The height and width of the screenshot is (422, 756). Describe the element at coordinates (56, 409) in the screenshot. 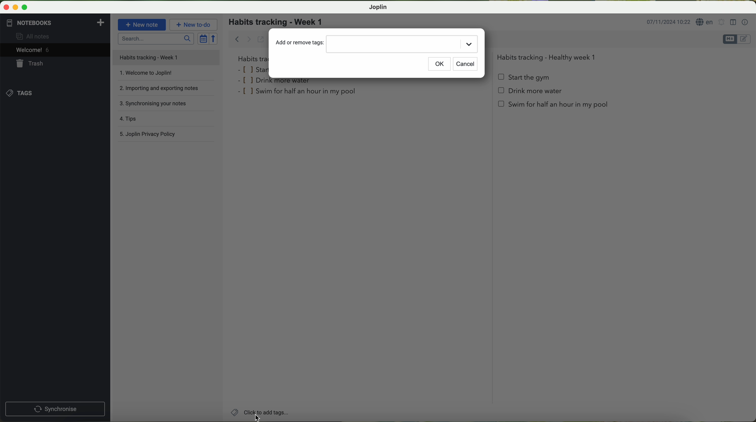

I see `synchronise button` at that location.